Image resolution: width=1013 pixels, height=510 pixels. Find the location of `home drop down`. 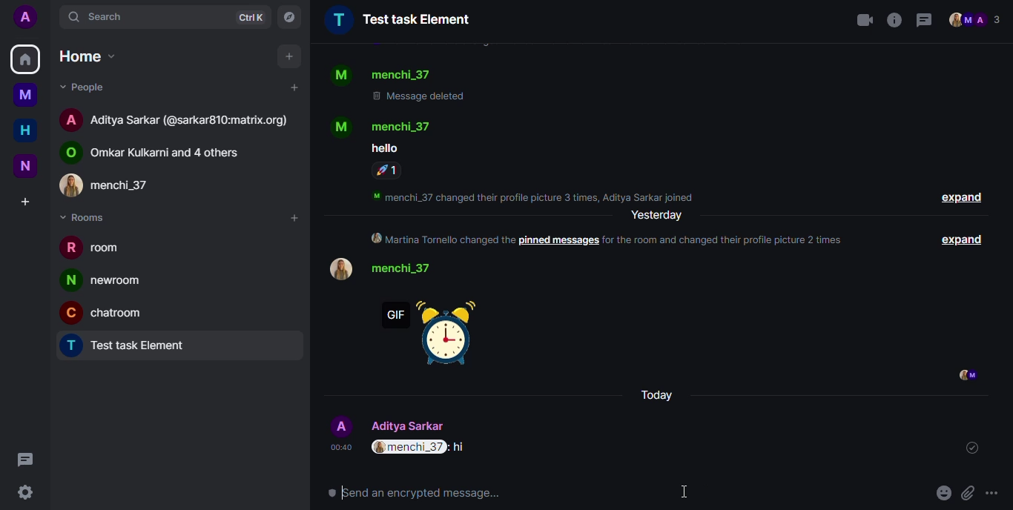

home drop down is located at coordinates (85, 56).